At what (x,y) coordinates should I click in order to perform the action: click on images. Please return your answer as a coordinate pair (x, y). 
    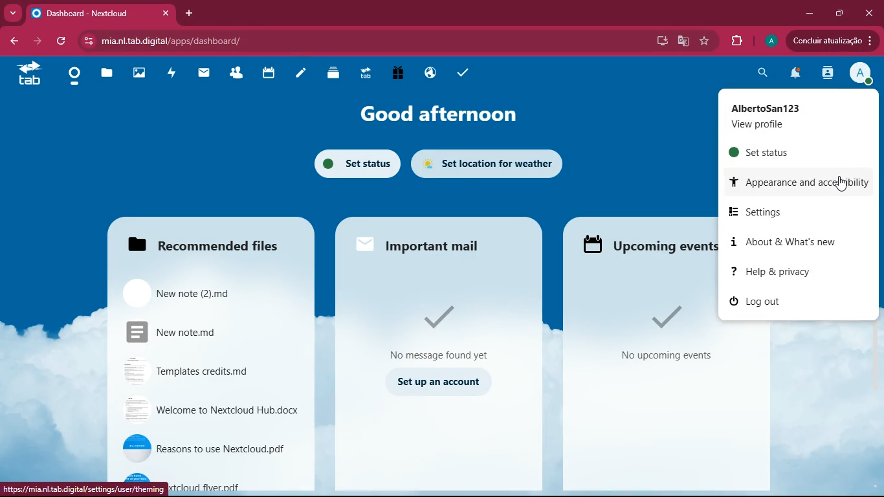
    Looking at the image, I should click on (138, 72).